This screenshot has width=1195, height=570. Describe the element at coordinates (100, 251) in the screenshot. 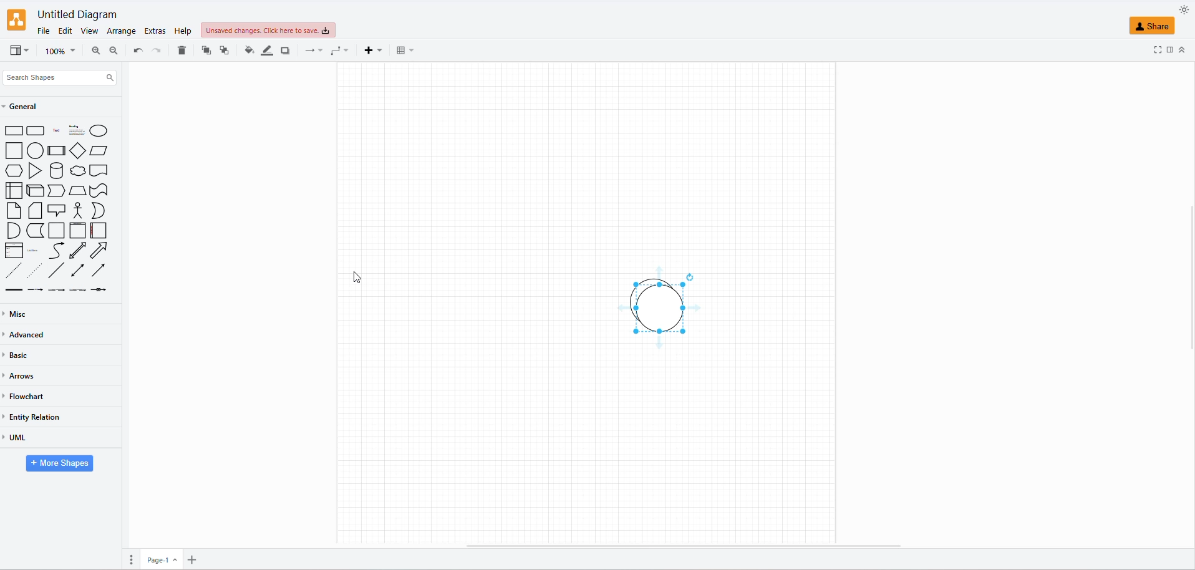

I see `` at that location.